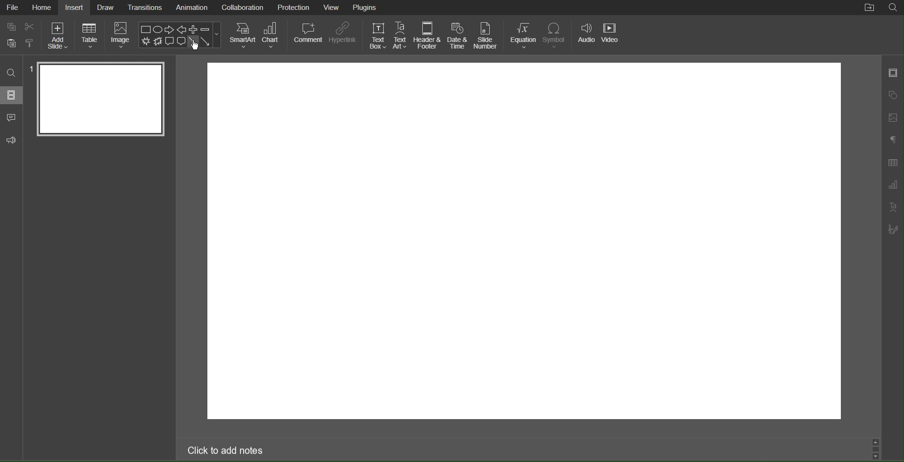  Describe the element at coordinates (12, 73) in the screenshot. I see `Search` at that location.